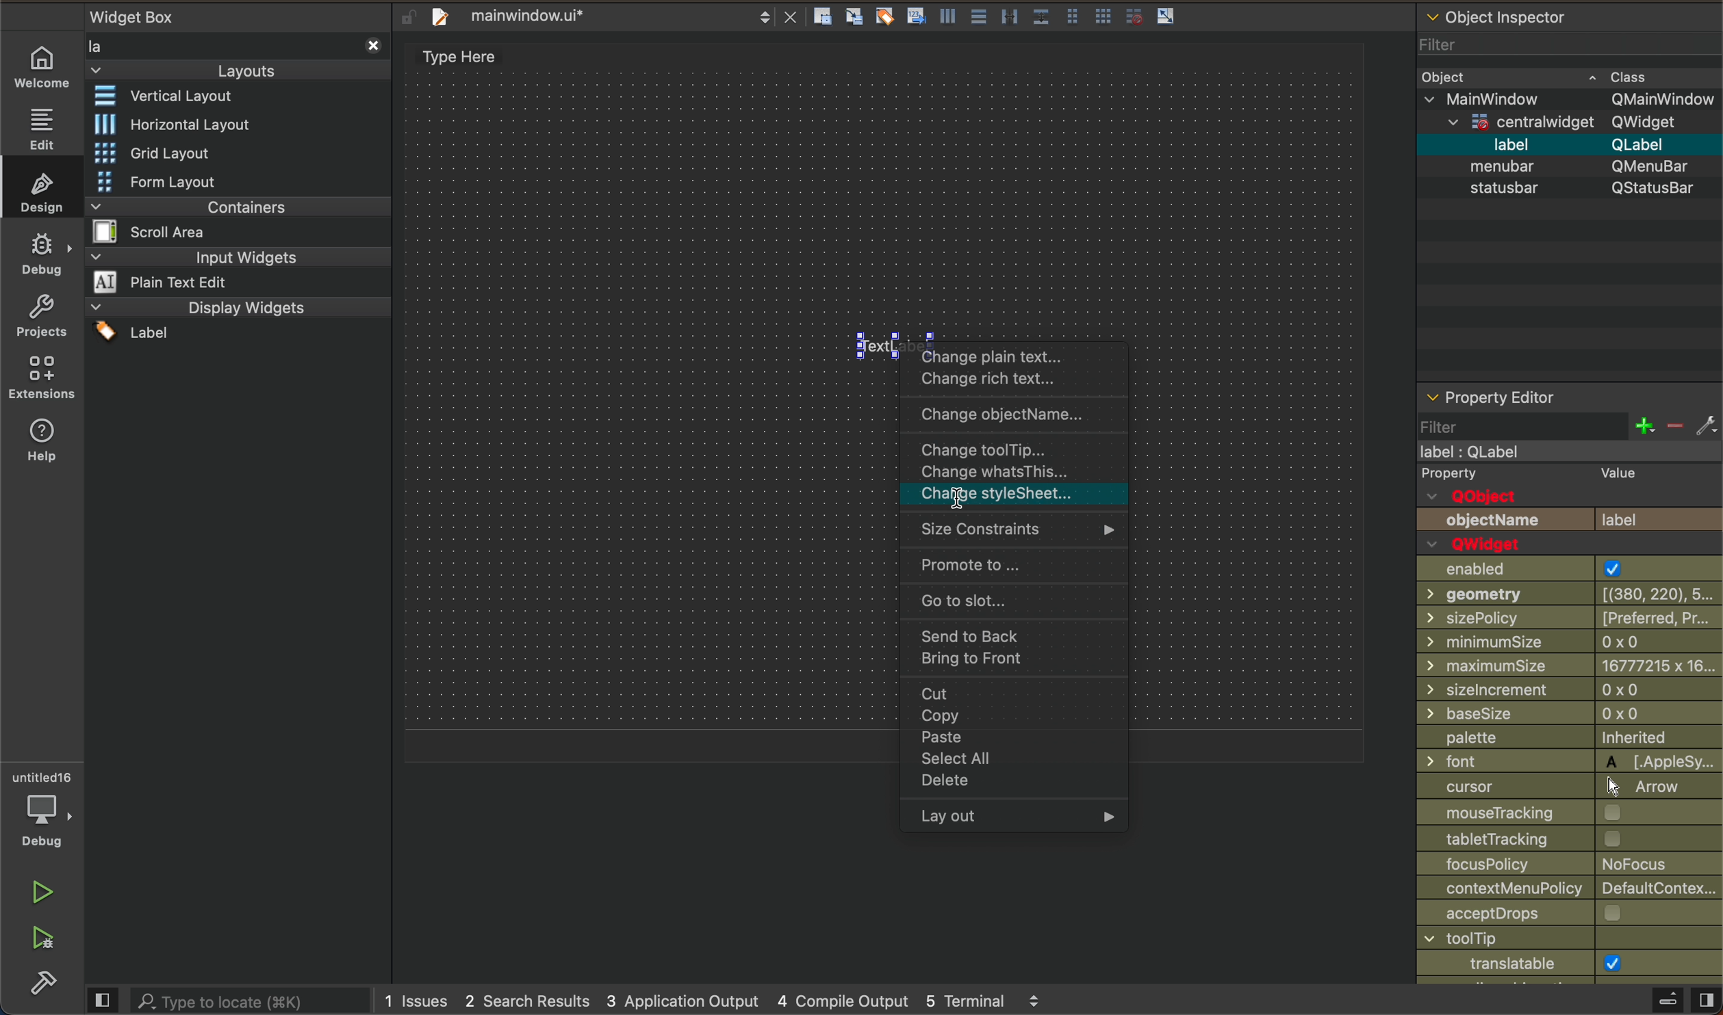 The height and width of the screenshot is (1015, 1723). What do you see at coordinates (1566, 595) in the screenshot?
I see `geometry` at bounding box center [1566, 595].